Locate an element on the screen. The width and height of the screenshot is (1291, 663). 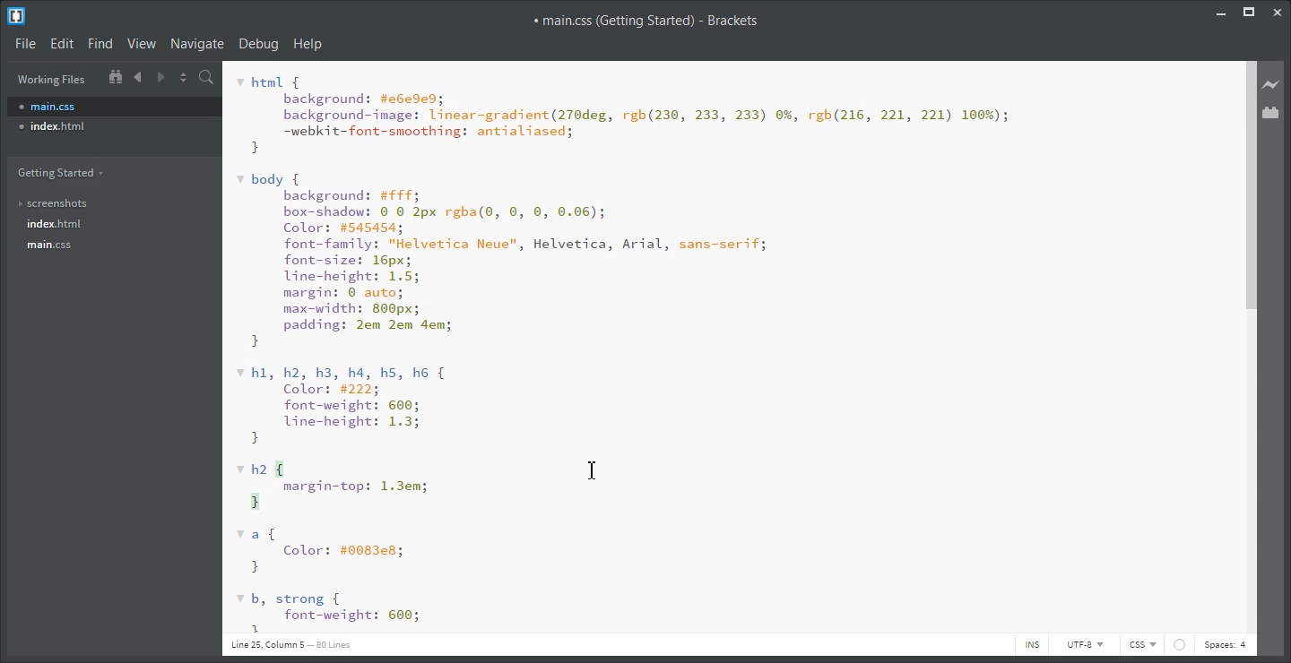
main.css is located at coordinates (114, 106).